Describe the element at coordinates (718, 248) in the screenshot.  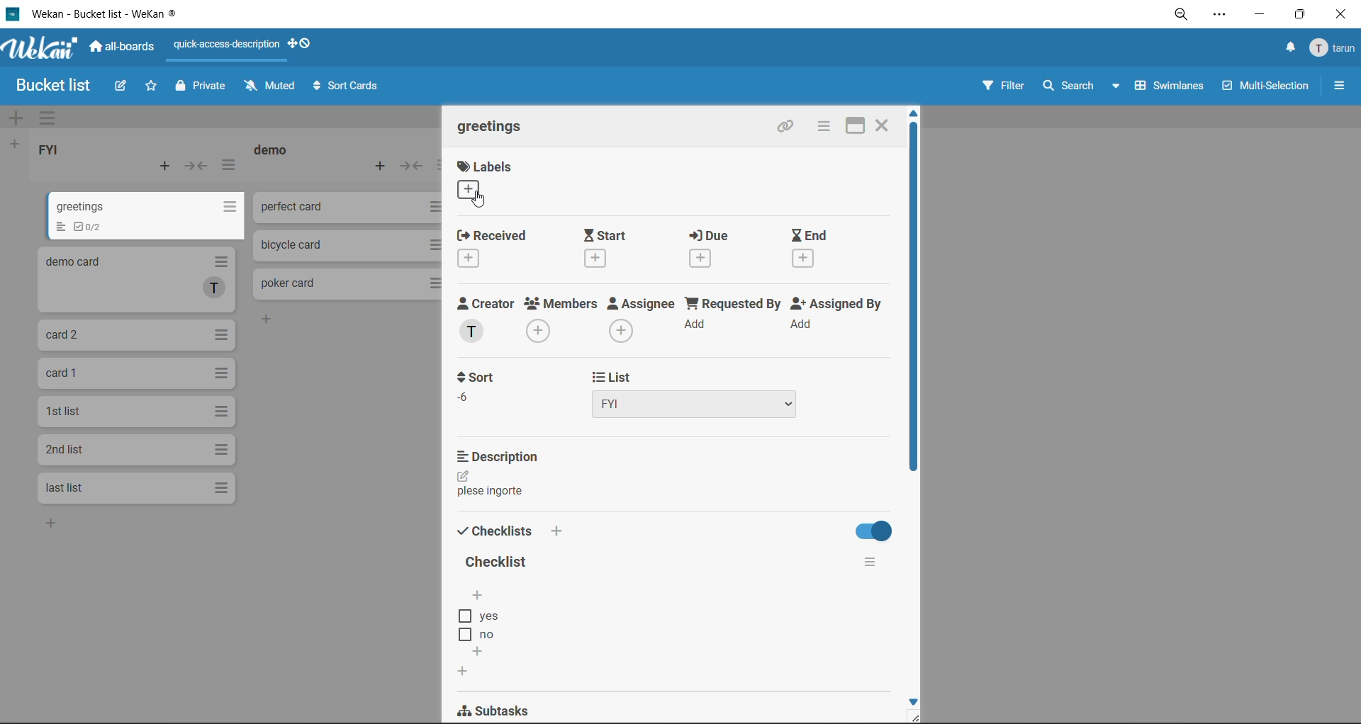
I see `due` at that location.